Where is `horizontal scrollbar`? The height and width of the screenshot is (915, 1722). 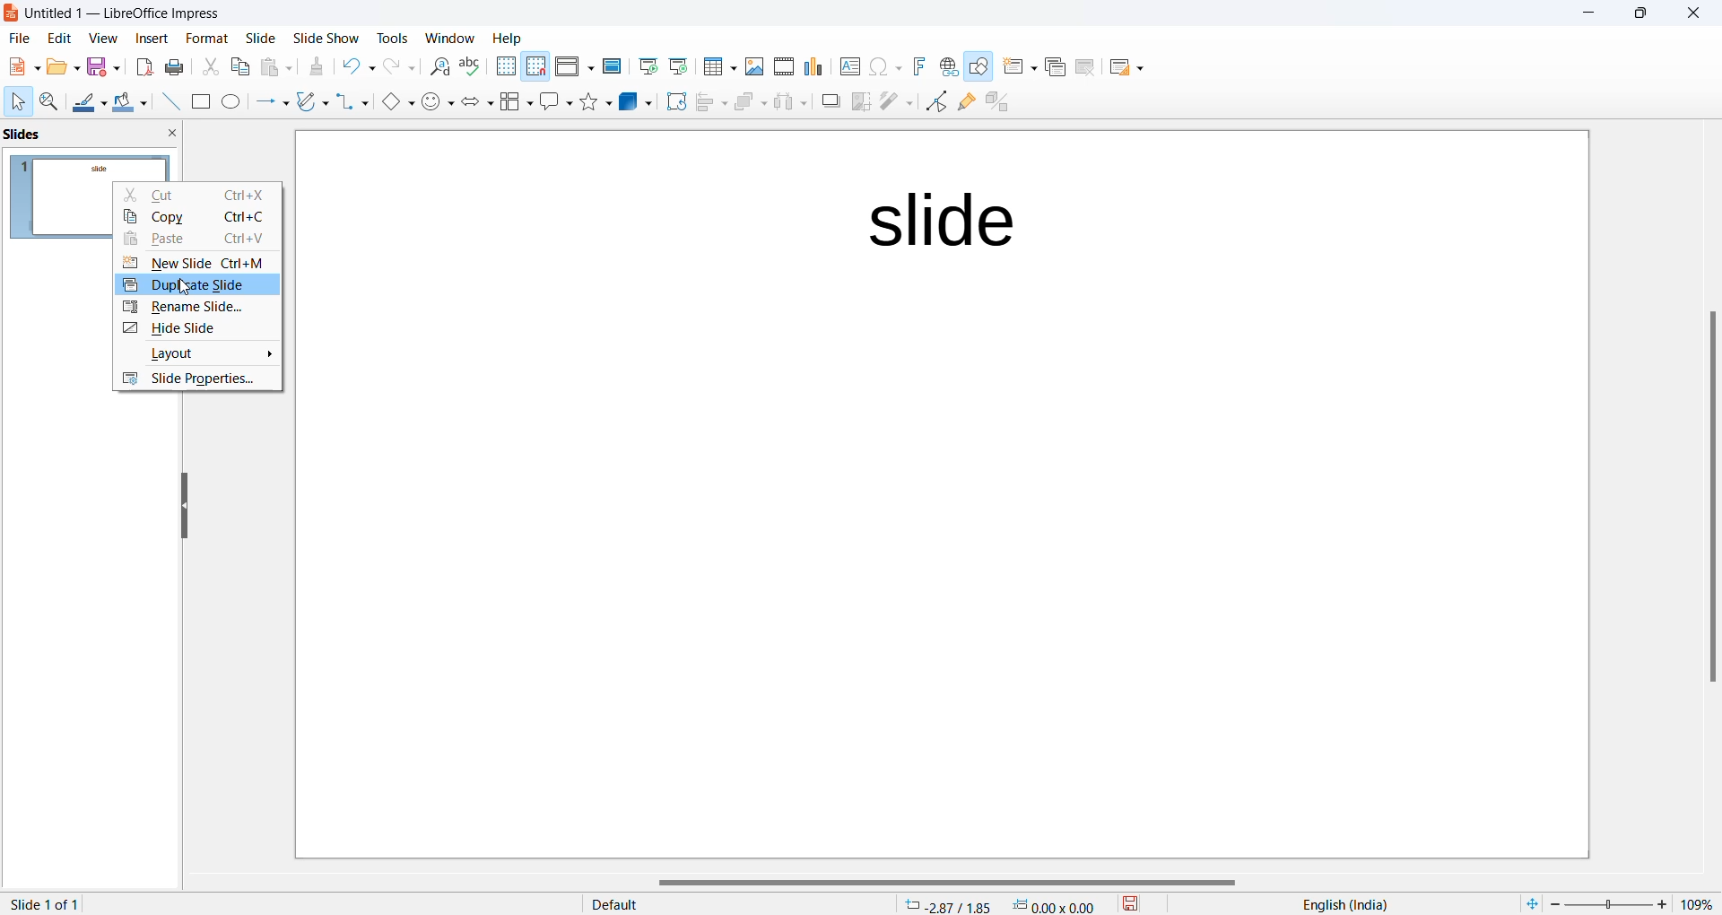
horizontal scrollbar is located at coordinates (943, 882).